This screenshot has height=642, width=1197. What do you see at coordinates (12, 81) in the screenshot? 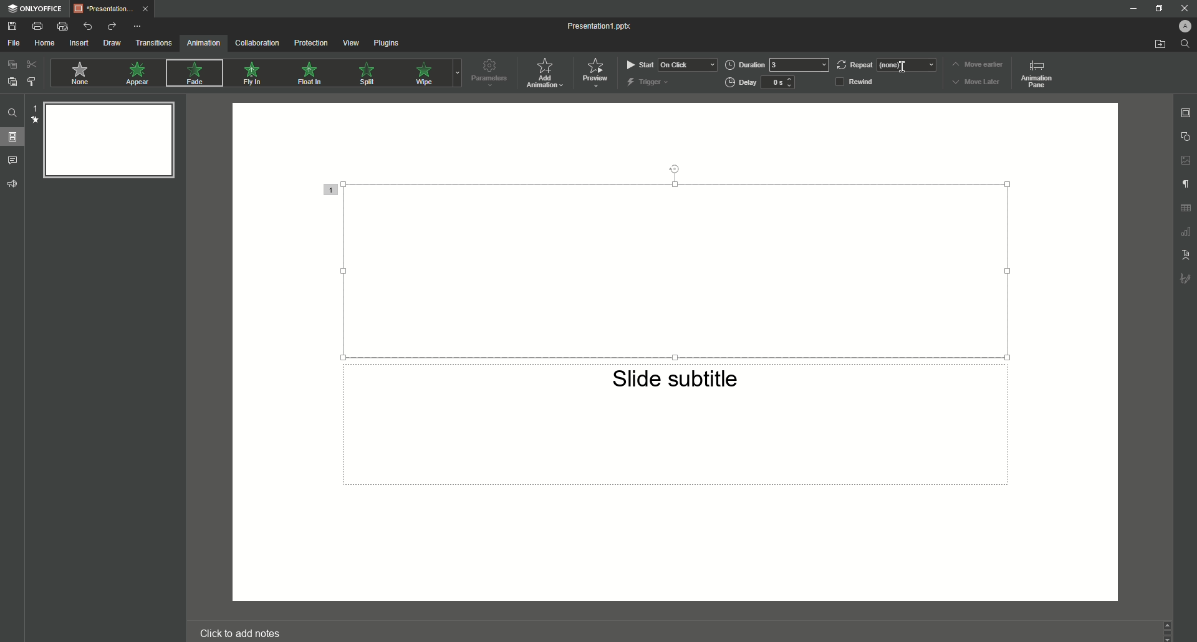
I see `Paste` at bounding box center [12, 81].